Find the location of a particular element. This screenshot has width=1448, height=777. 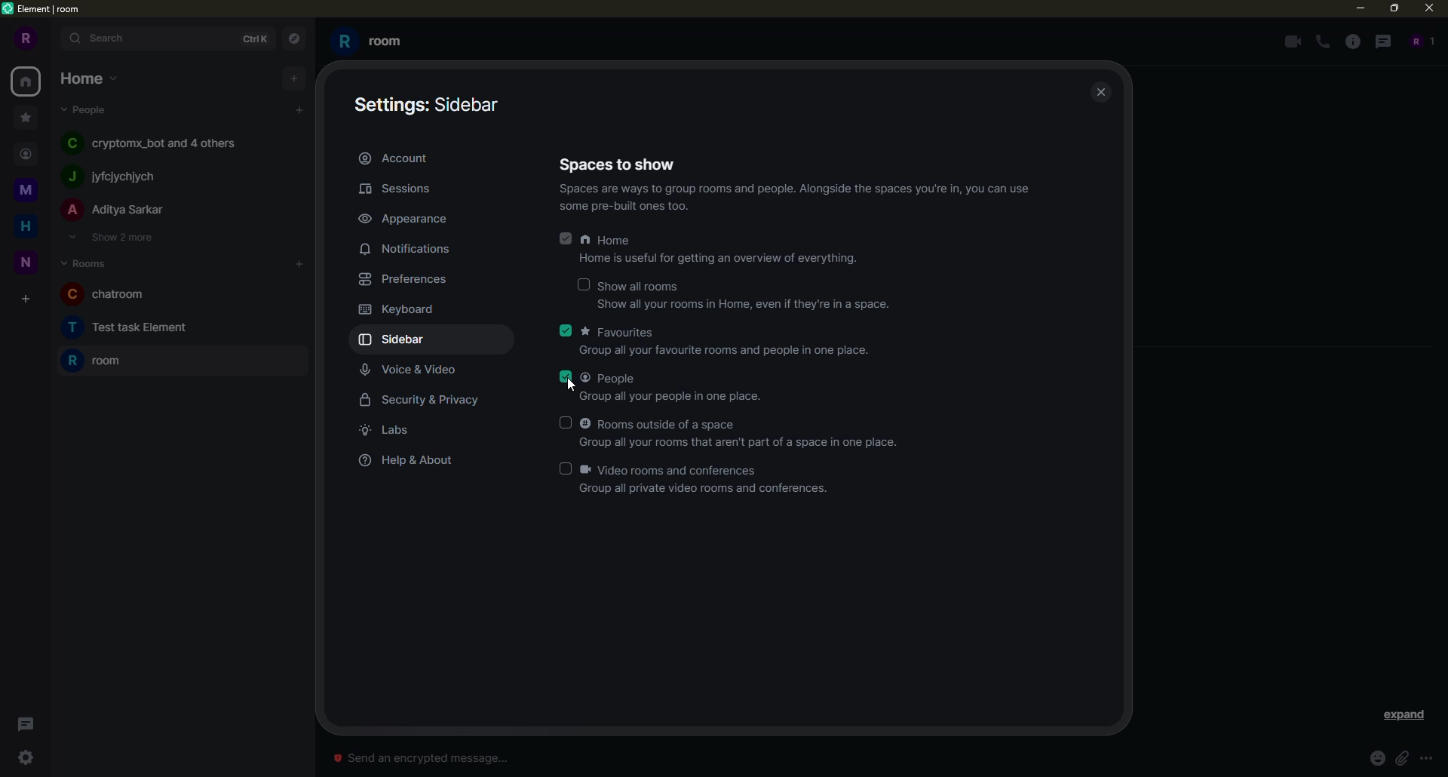

‘Show all your rooms in Home, even if they're in a space. is located at coordinates (728, 309).